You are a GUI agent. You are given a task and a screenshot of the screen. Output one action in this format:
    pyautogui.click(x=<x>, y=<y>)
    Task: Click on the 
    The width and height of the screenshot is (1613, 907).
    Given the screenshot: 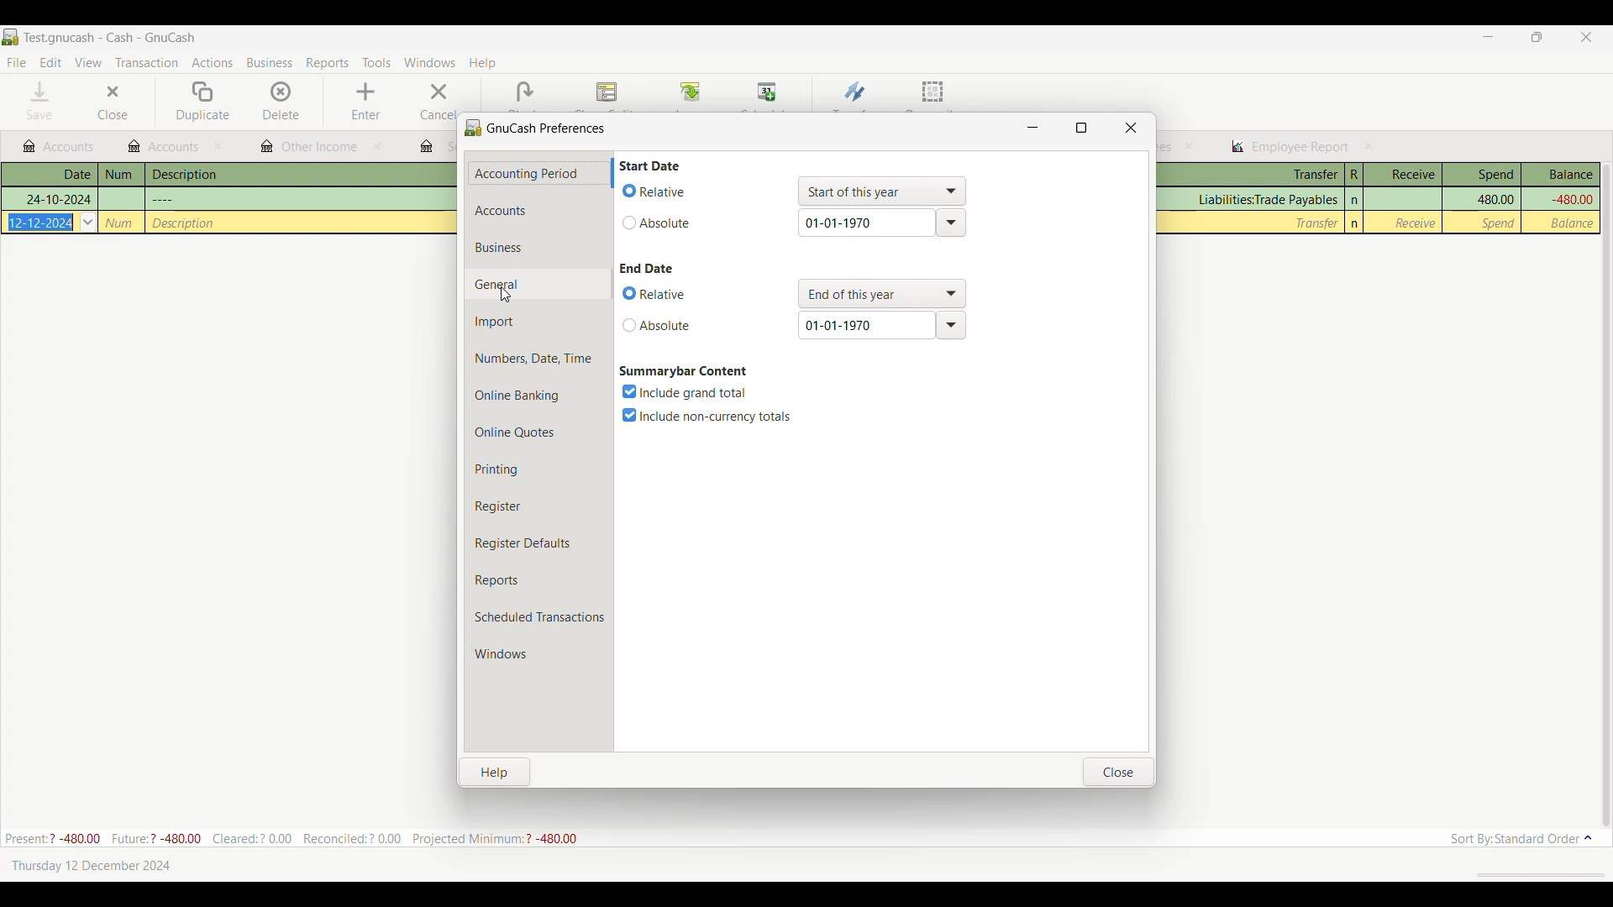 What is the action you would take?
    pyautogui.click(x=57, y=199)
    